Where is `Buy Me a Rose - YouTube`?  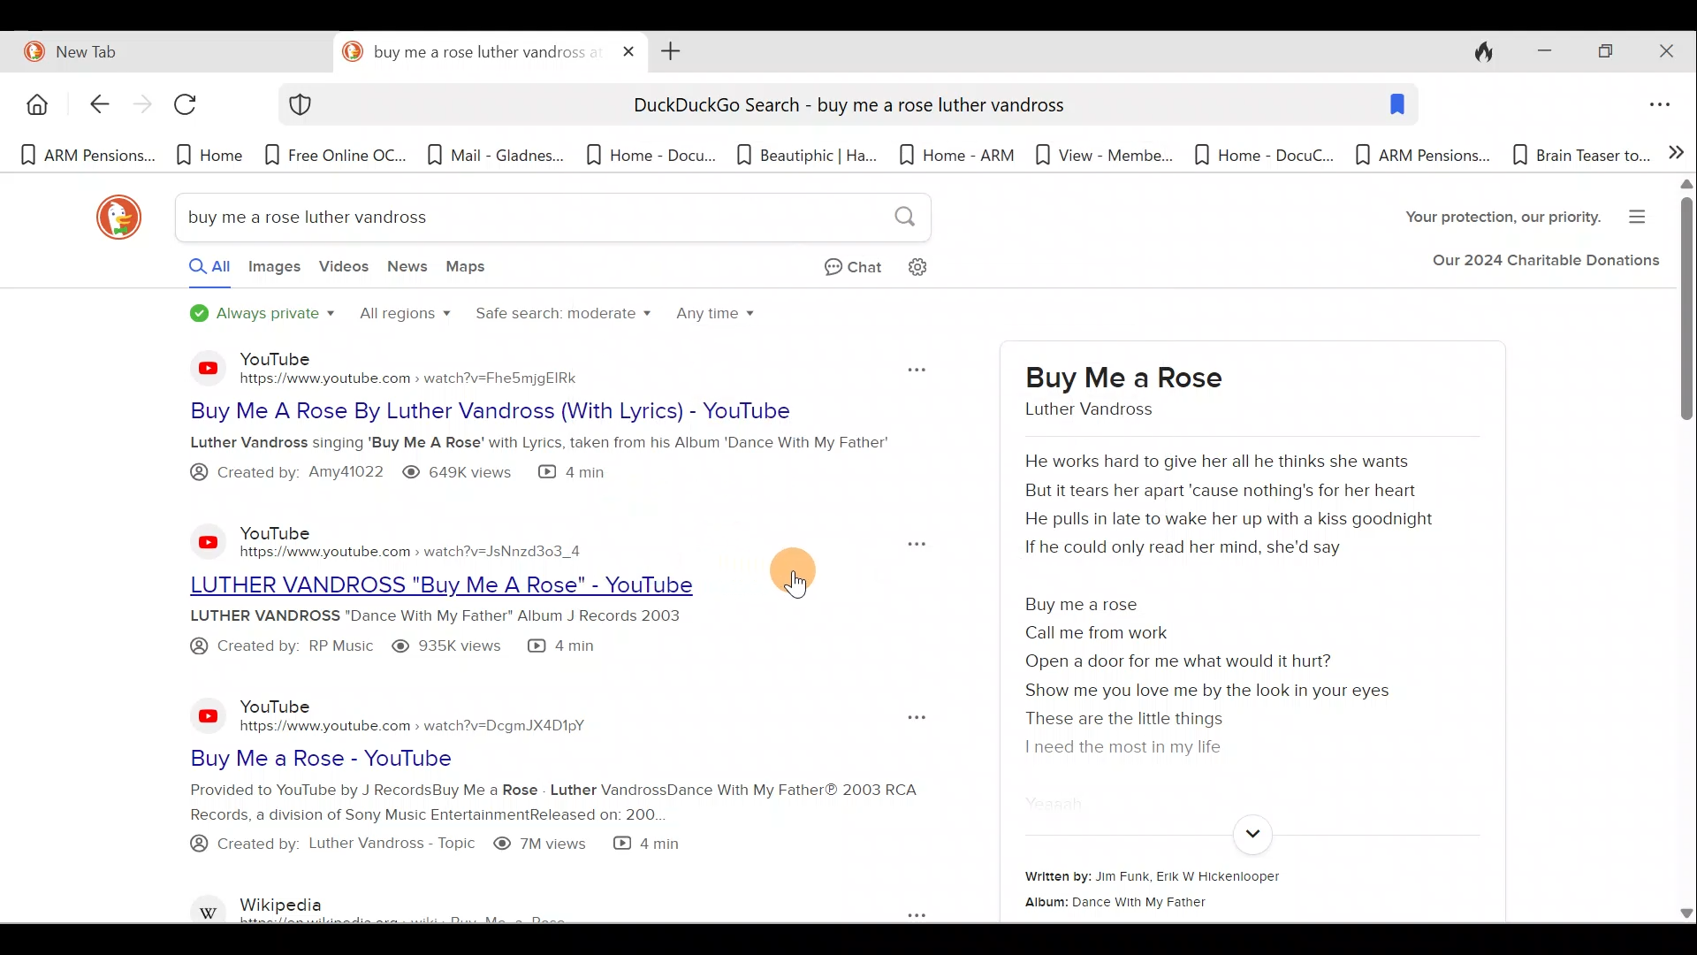 Buy Me a Rose - YouTube is located at coordinates (463, 758).